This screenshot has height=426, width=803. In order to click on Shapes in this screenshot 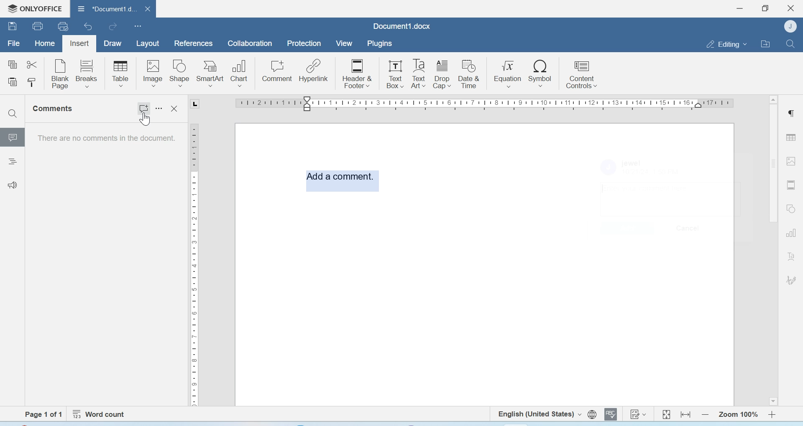, I will do `click(792, 208)`.